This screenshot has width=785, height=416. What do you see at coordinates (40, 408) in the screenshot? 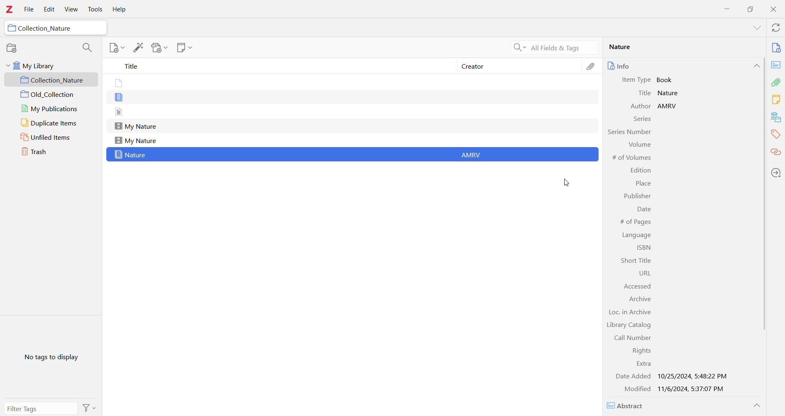
I see `Filter Tags` at bounding box center [40, 408].